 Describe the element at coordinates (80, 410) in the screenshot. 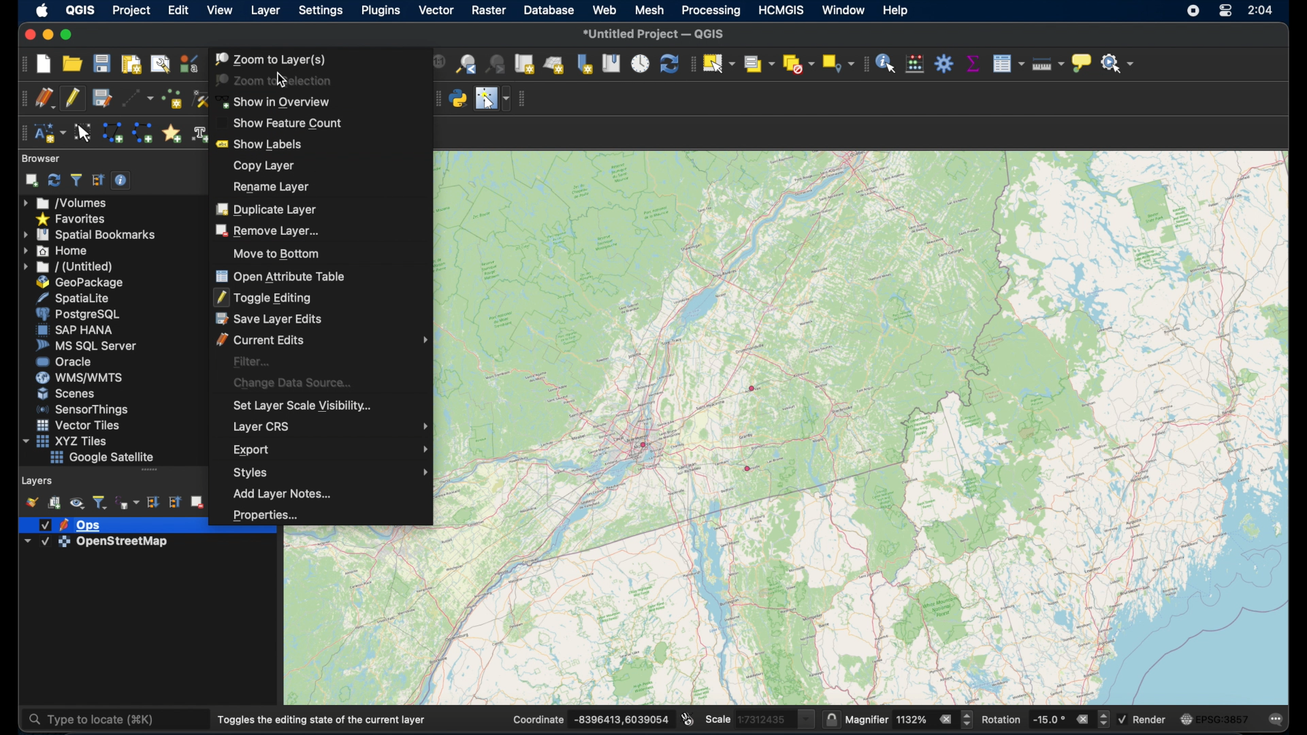

I see `sensor things` at that location.